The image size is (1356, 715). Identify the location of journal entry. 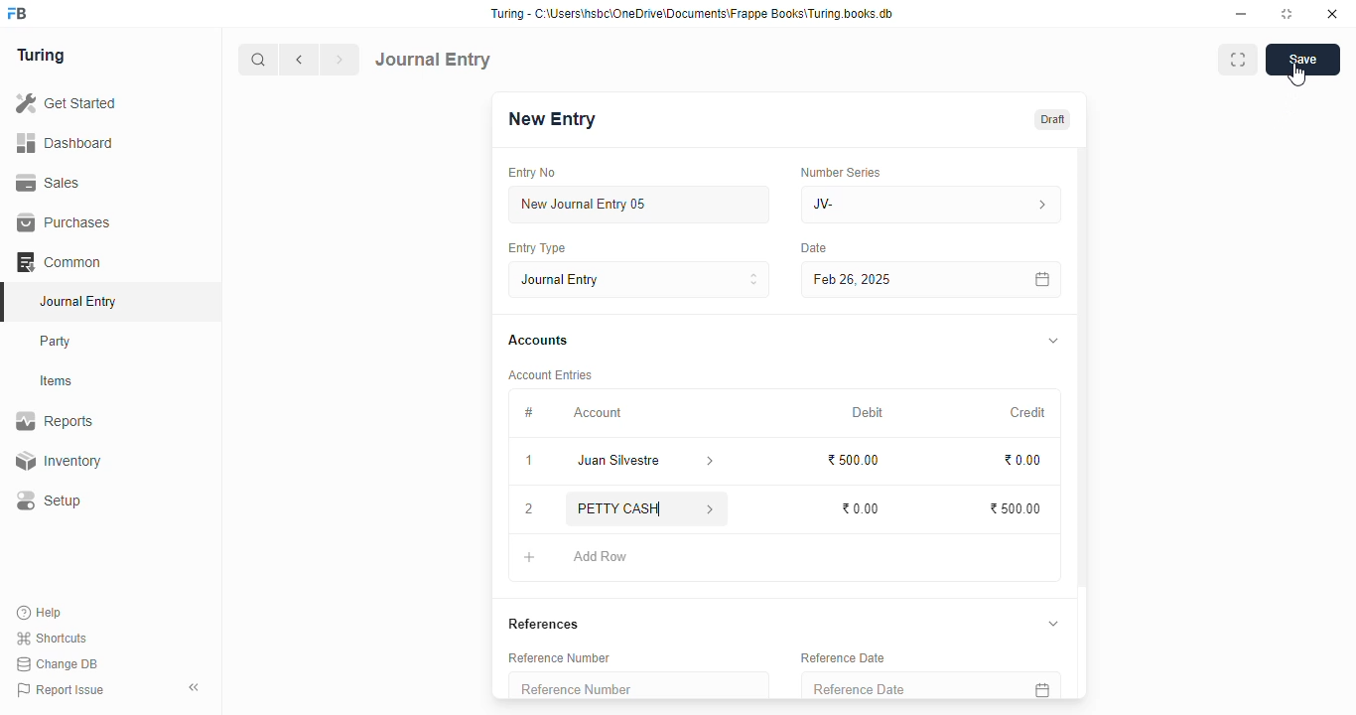
(640, 279).